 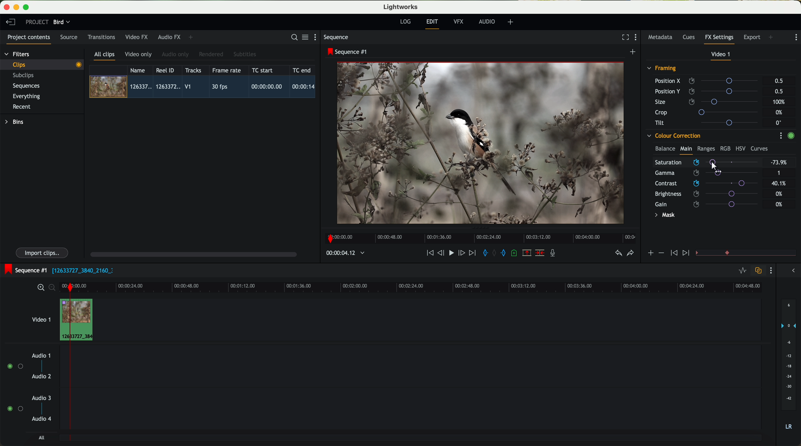 I want to click on import clips, so click(x=43, y=252).